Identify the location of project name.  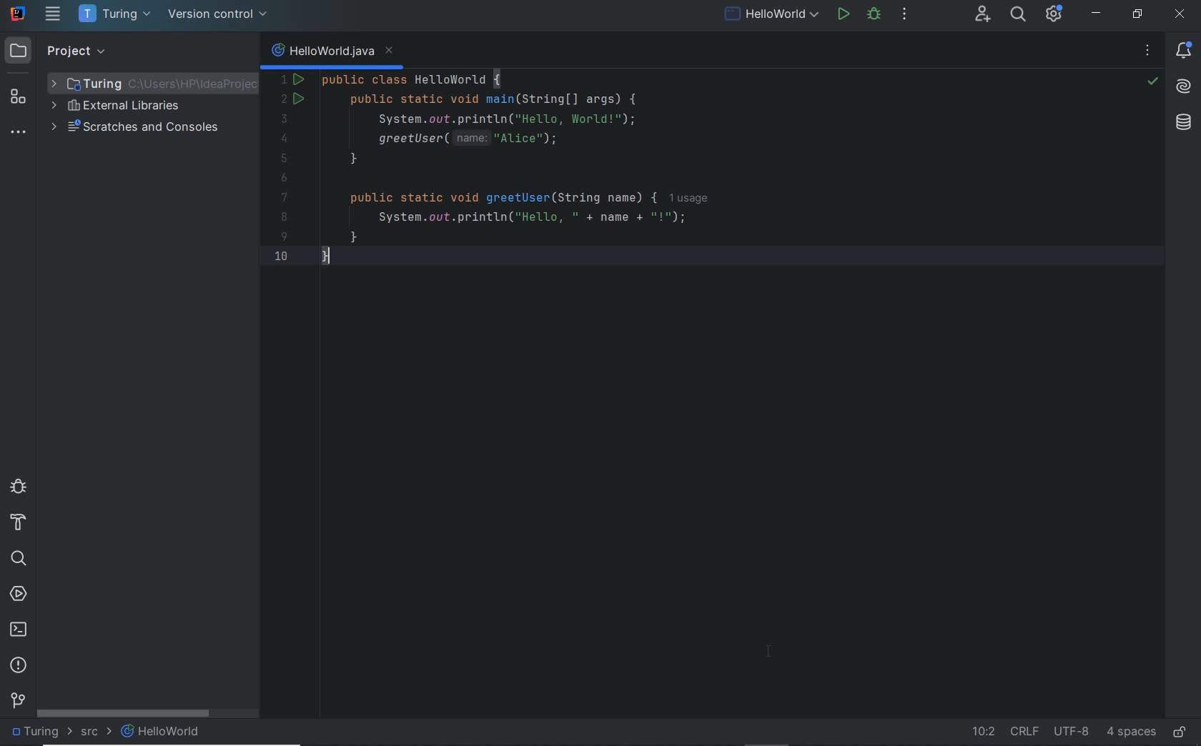
(117, 14).